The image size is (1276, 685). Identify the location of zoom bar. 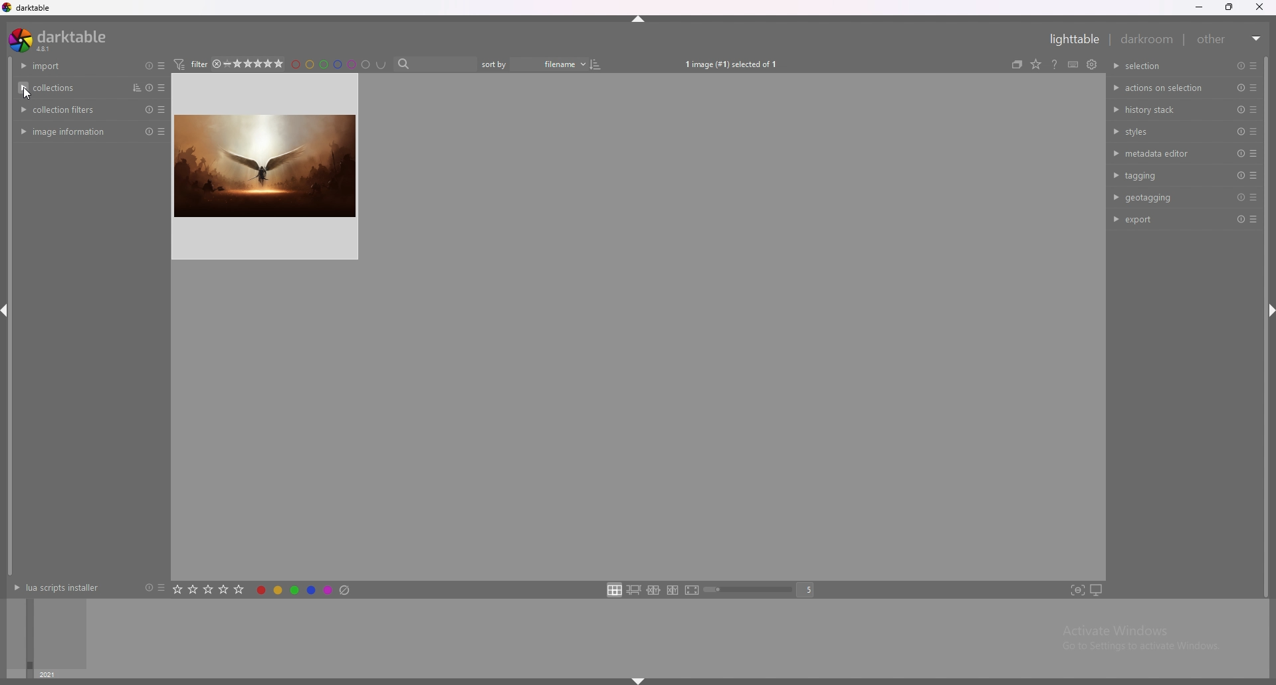
(750, 591).